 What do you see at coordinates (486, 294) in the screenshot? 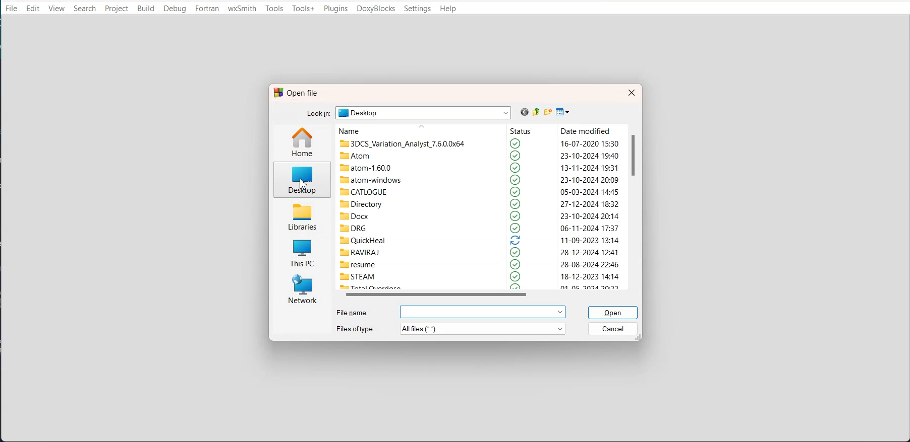
I see `Horizontal scroll bar` at bounding box center [486, 294].